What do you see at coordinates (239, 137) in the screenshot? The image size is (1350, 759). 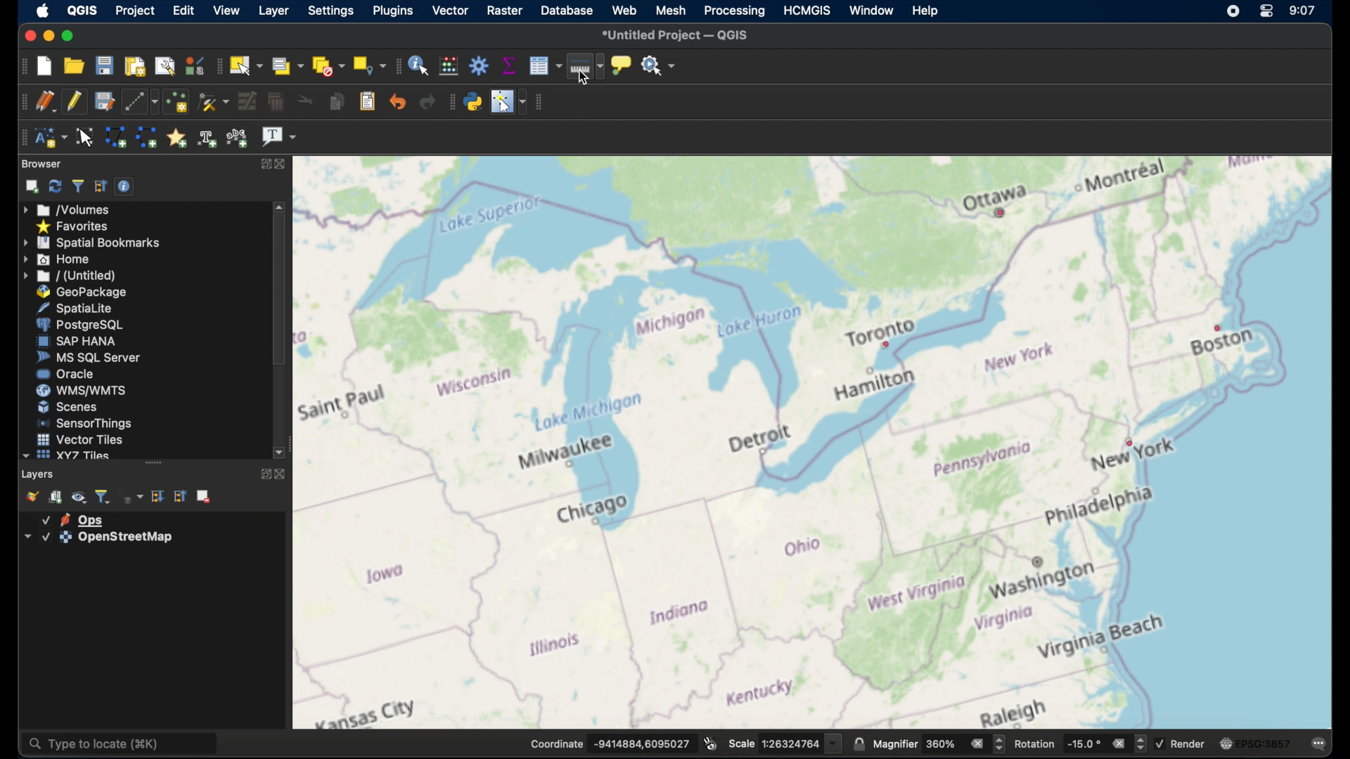 I see `text annotation along line` at bounding box center [239, 137].